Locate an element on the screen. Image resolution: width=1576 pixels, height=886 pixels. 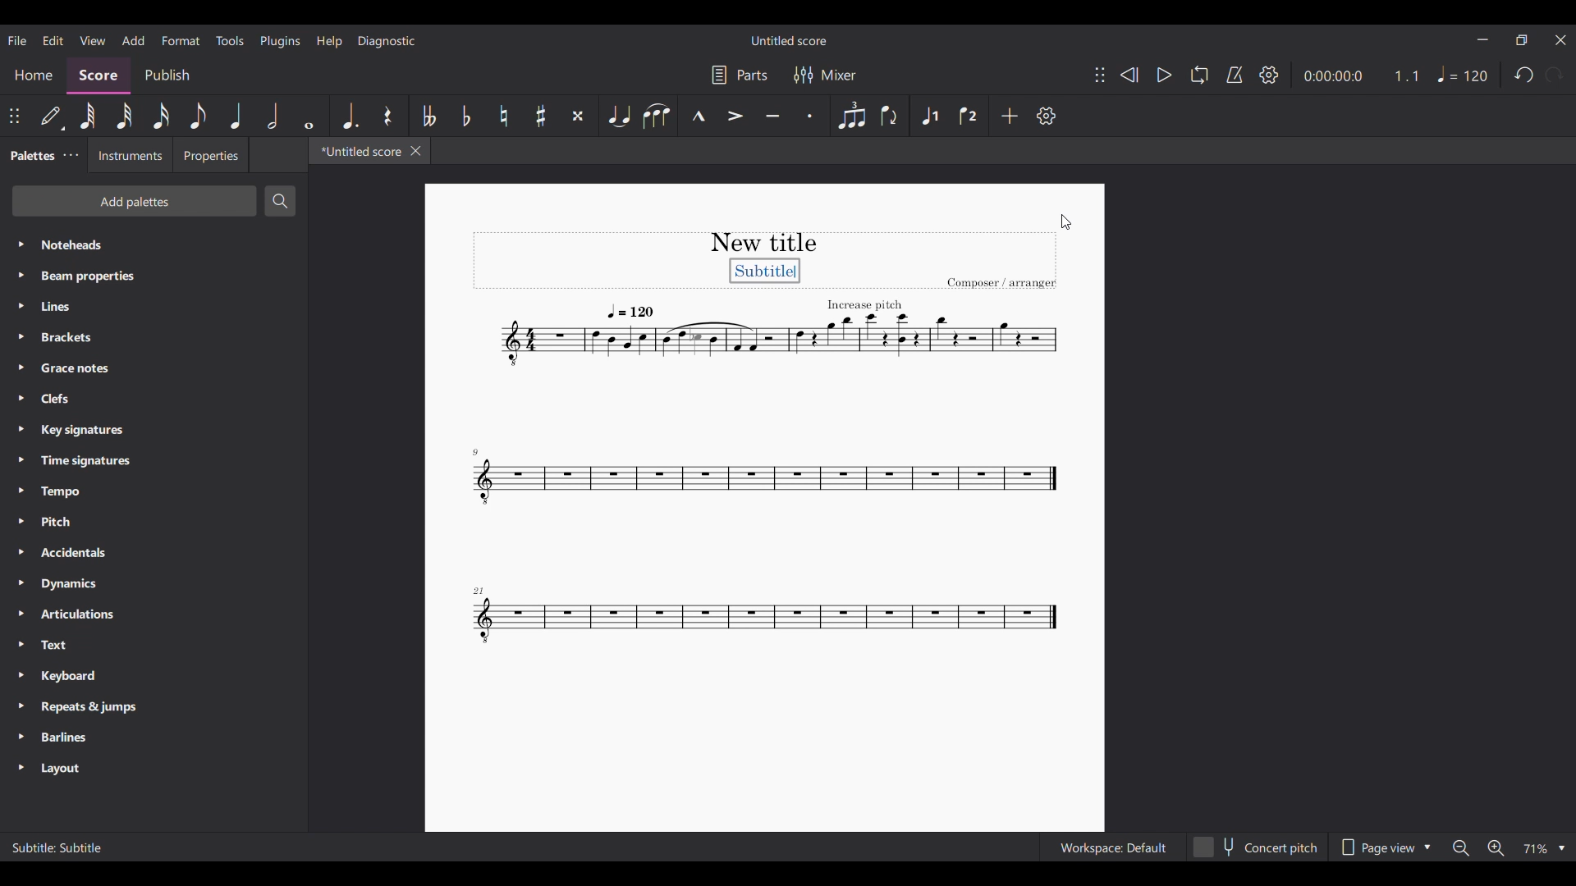
Flip direction is located at coordinates (889, 116).